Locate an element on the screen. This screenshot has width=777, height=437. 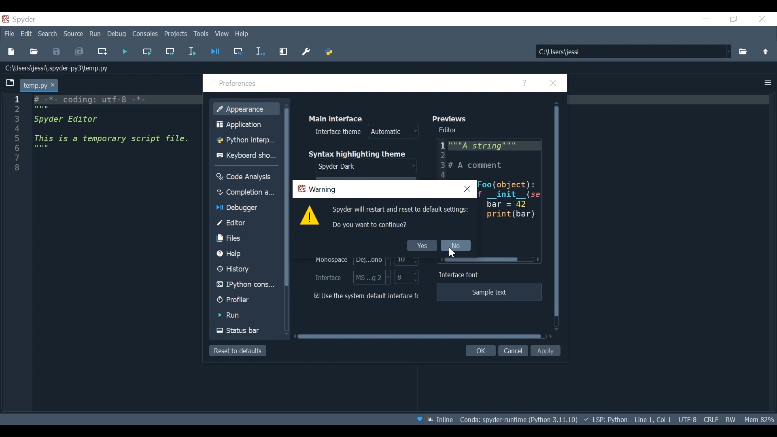
Run selection or current line is located at coordinates (192, 52).